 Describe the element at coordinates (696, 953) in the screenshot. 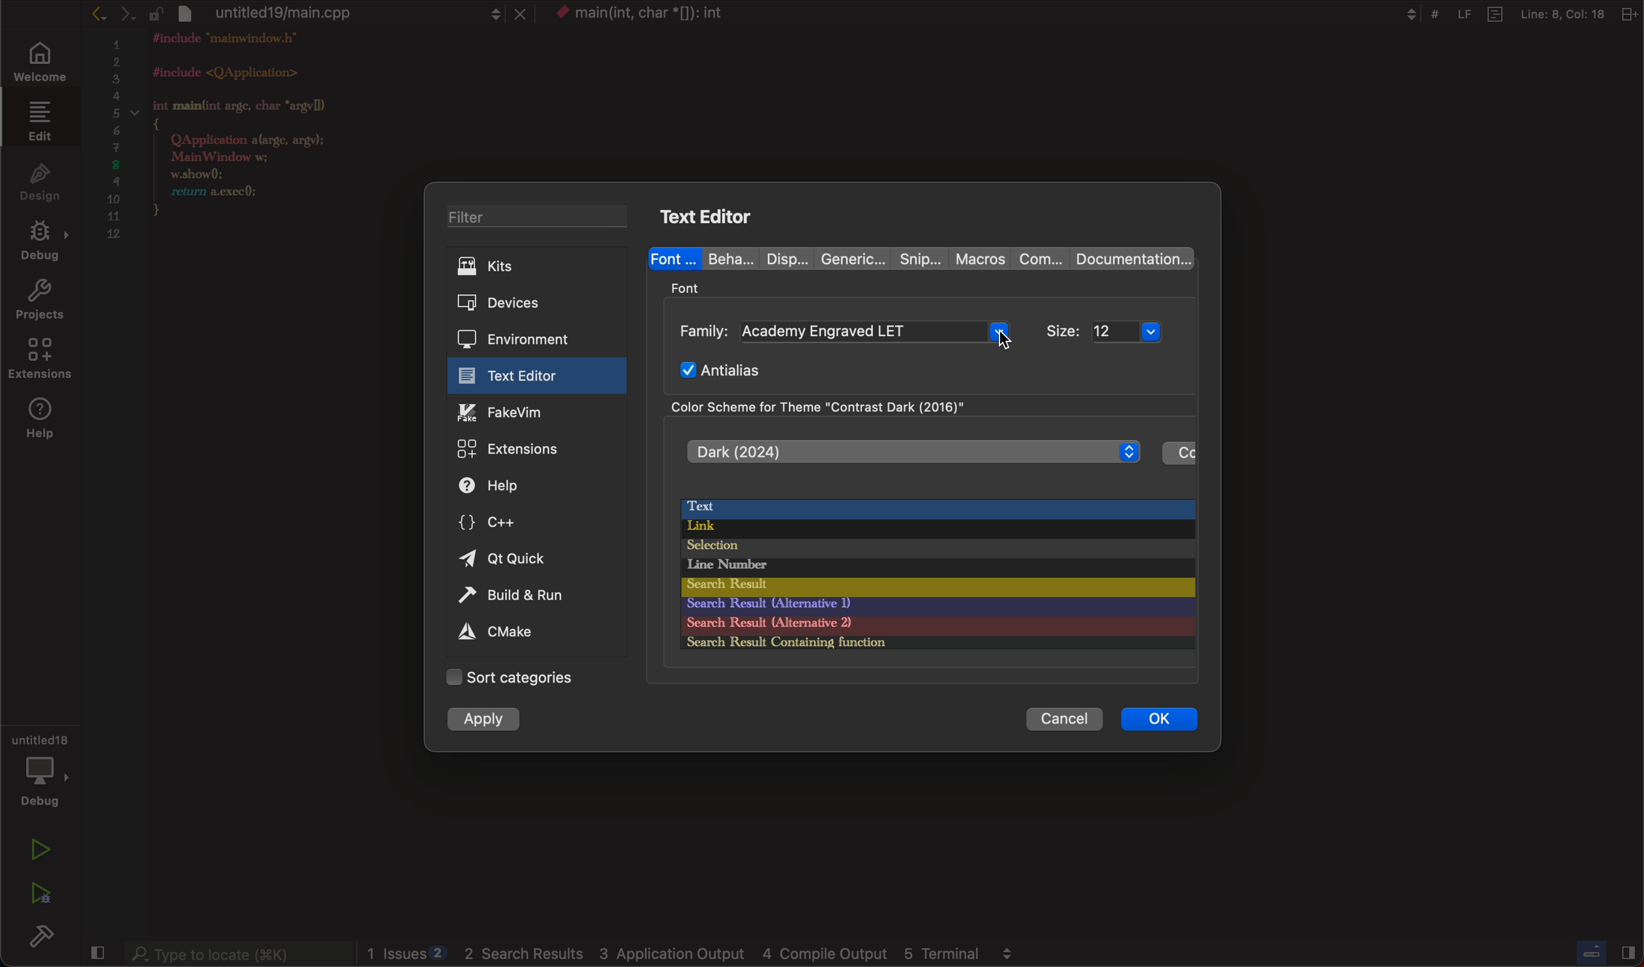

I see `logs` at that location.